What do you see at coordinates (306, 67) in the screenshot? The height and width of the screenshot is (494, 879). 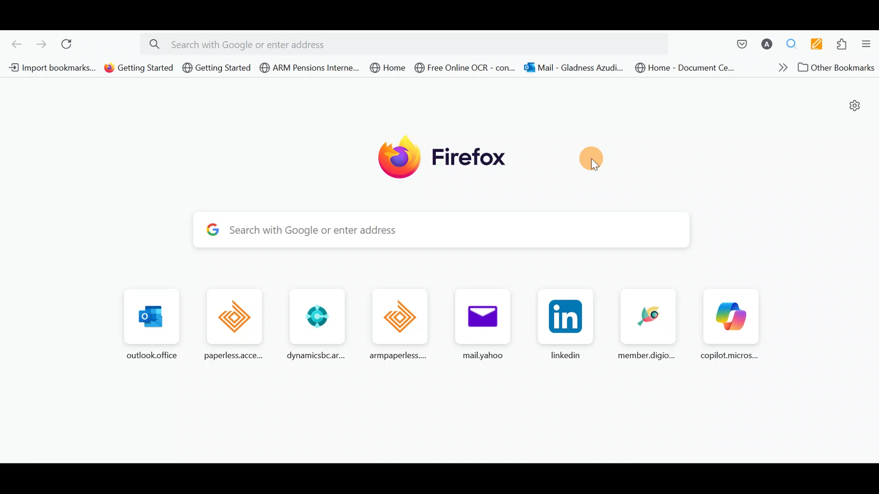 I see `Bookmark 4` at bounding box center [306, 67].